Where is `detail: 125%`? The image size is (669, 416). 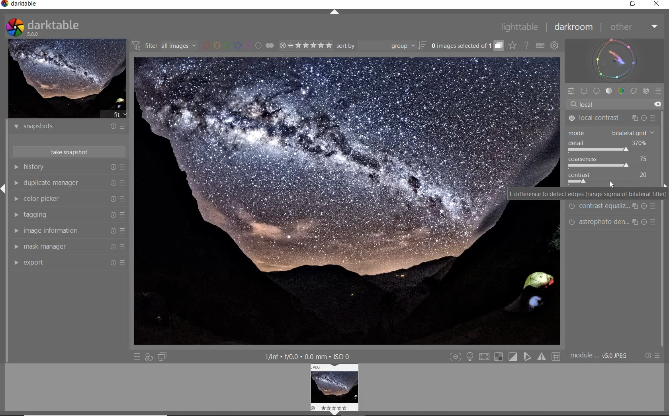 detail: 125% is located at coordinates (607, 142).